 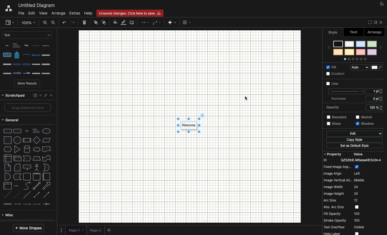 I want to click on Draw.io, so click(x=8, y=9).